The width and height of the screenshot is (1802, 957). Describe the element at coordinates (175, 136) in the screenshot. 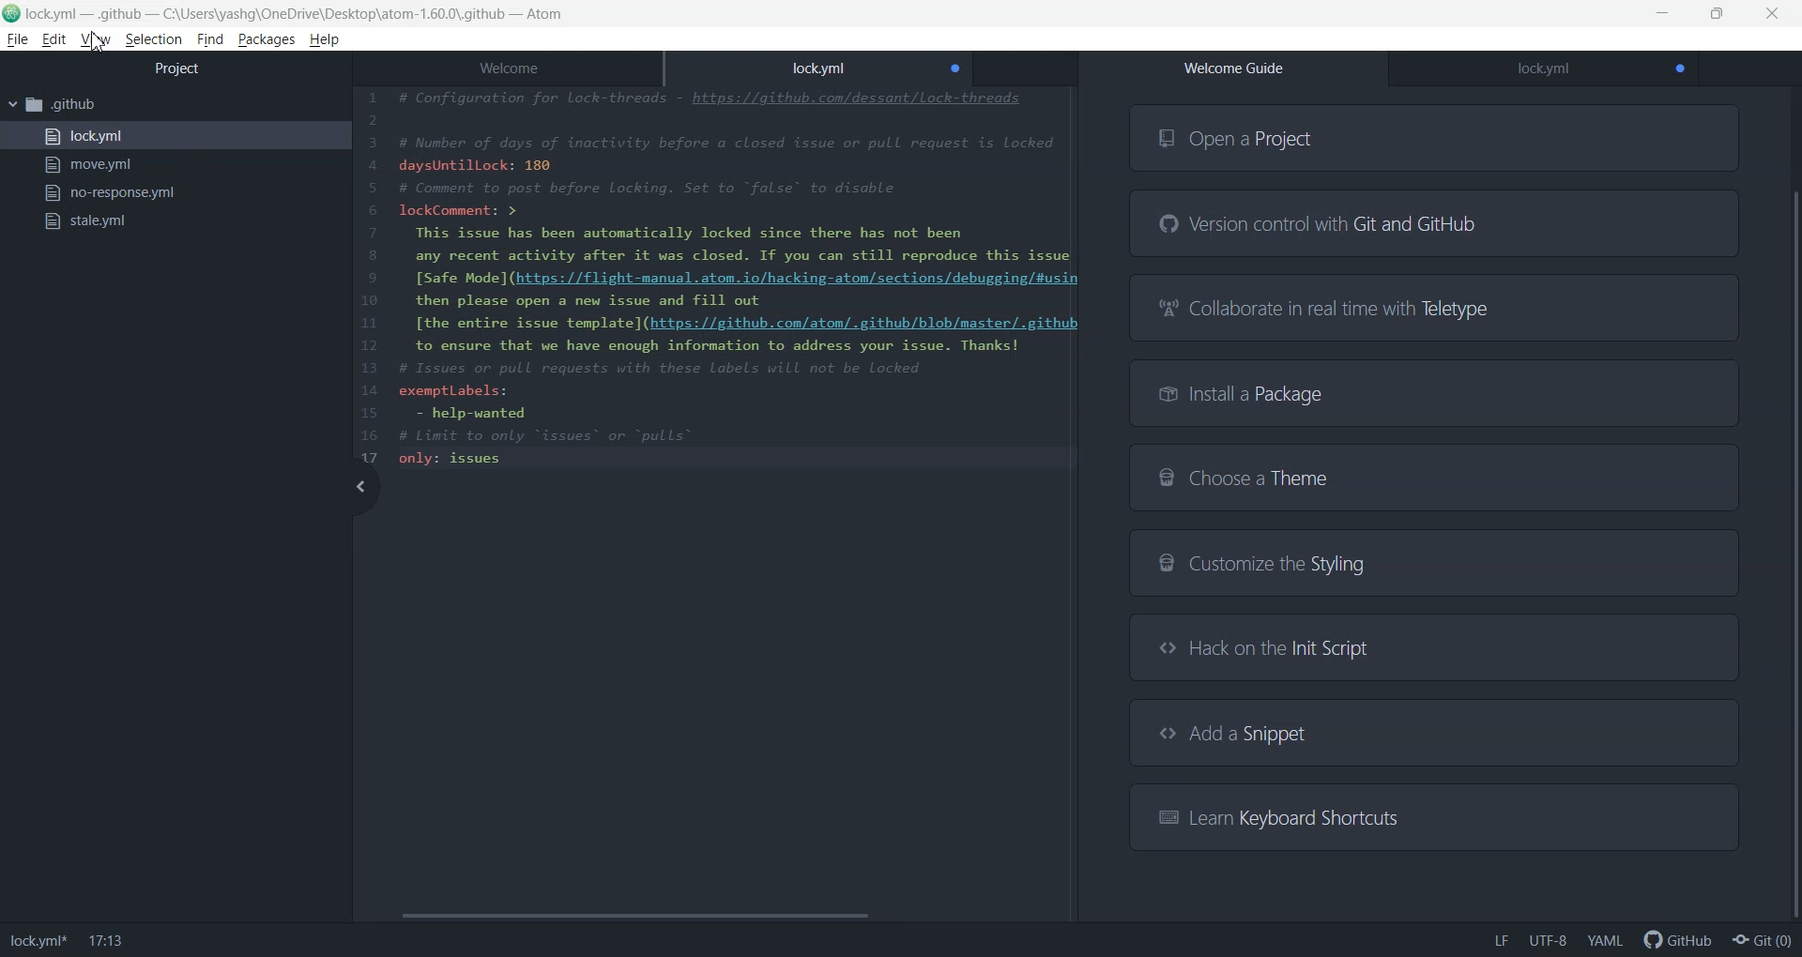

I see `lock.yml` at that location.